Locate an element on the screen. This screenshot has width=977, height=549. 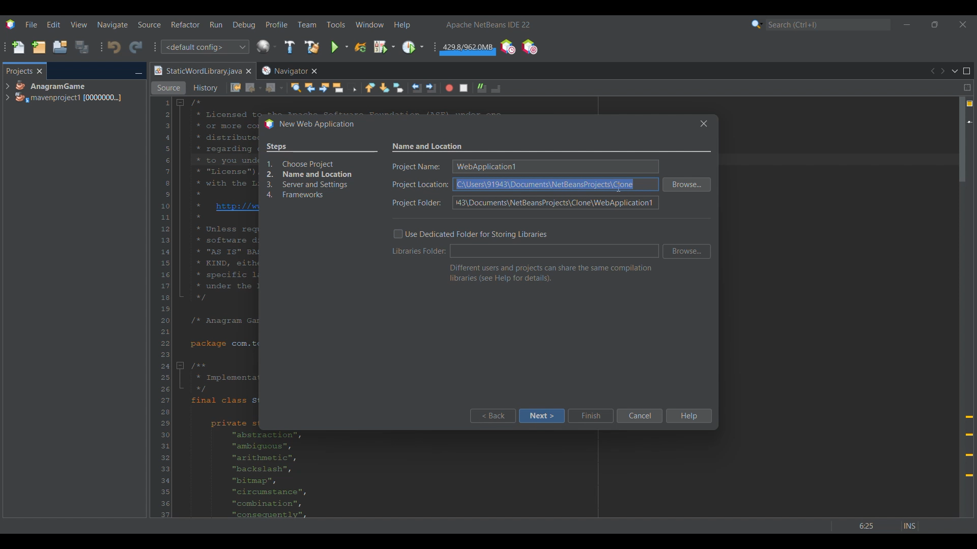
Stop macro recording is located at coordinates (464, 88).